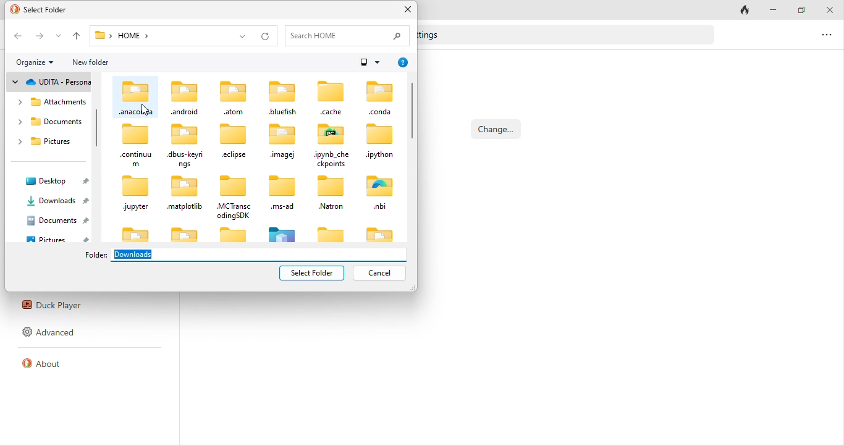 The width and height of the screenshot is (844, 446). I want to click on documents, so click(58, 221).